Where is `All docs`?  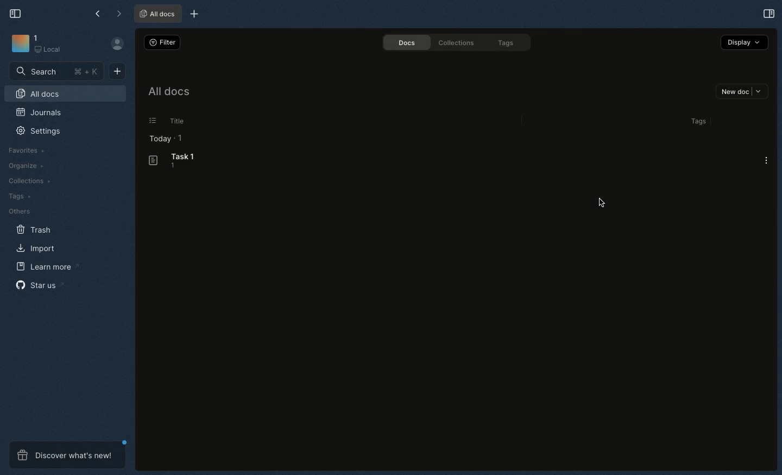
All docs is located at coordinates (38, 93).